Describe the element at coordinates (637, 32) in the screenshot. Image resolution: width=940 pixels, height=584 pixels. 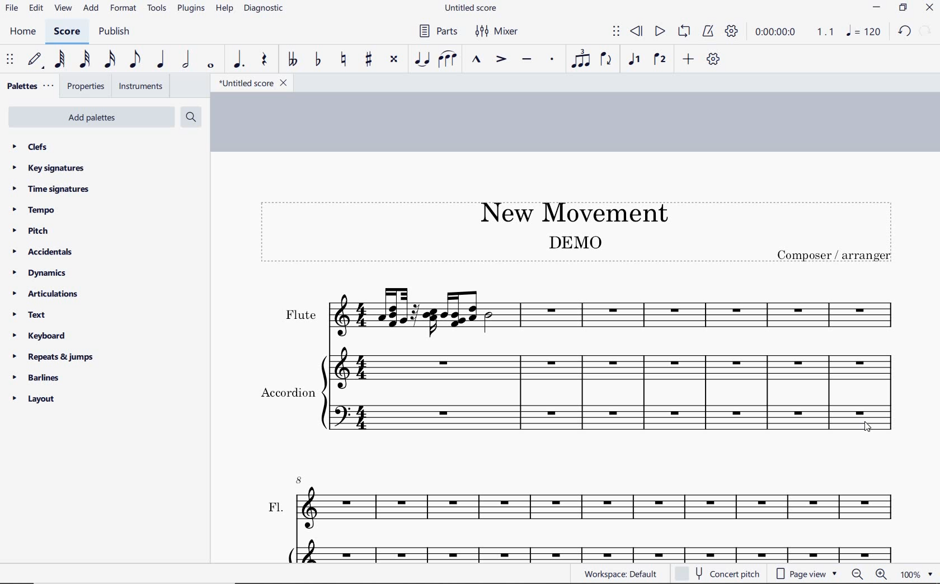
I see `rewind` at that location.